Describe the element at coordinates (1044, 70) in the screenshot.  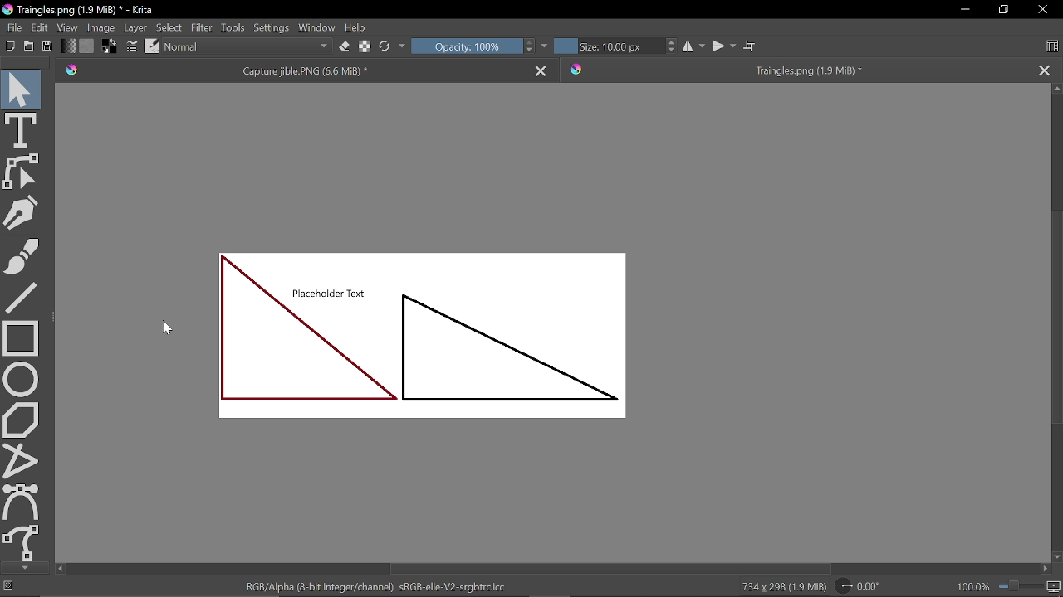
I see `Close other tab` at that location.